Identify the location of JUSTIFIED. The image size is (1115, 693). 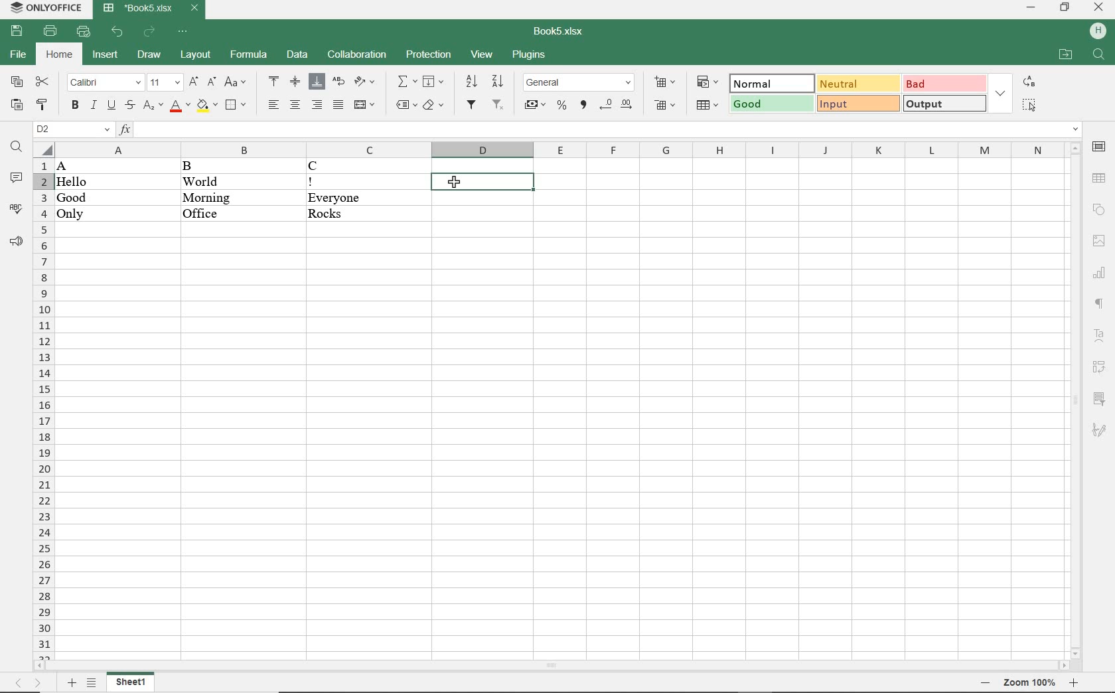
(337, 106).